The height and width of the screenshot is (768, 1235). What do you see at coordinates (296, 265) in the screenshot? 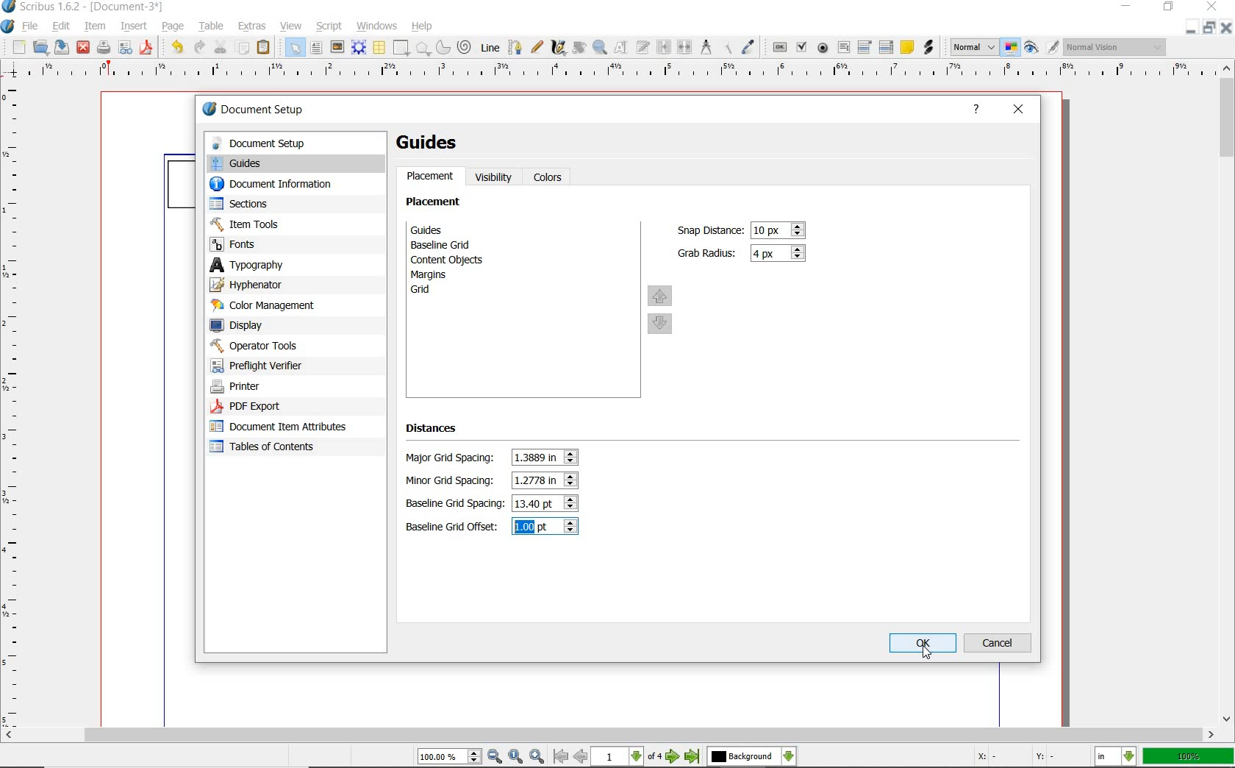
I see `typography` at bounding box center [296, 265].